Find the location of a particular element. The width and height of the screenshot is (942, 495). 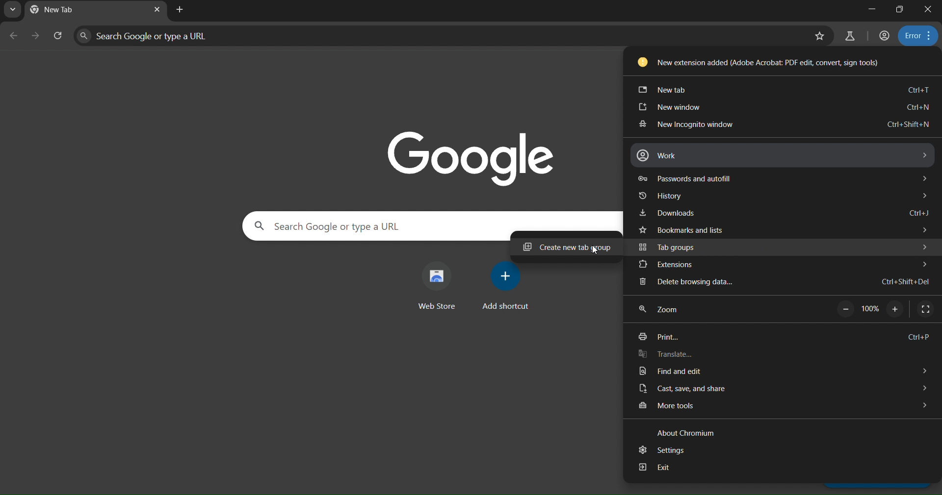

new tab is located at coordinates (179, 10).